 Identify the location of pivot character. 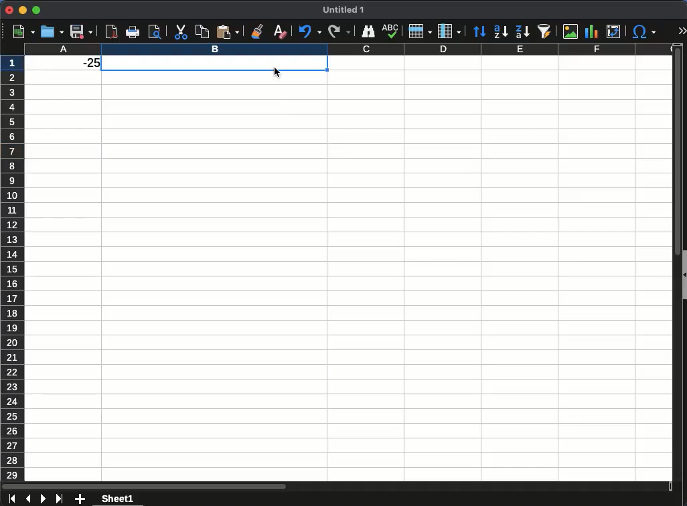
(615, 29).